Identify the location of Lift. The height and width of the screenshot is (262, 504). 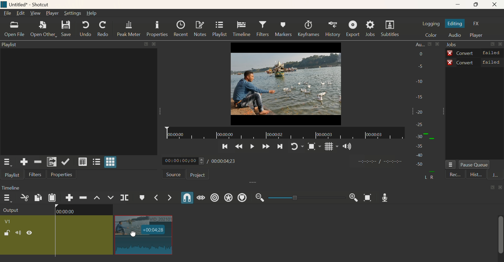
(97, 197).